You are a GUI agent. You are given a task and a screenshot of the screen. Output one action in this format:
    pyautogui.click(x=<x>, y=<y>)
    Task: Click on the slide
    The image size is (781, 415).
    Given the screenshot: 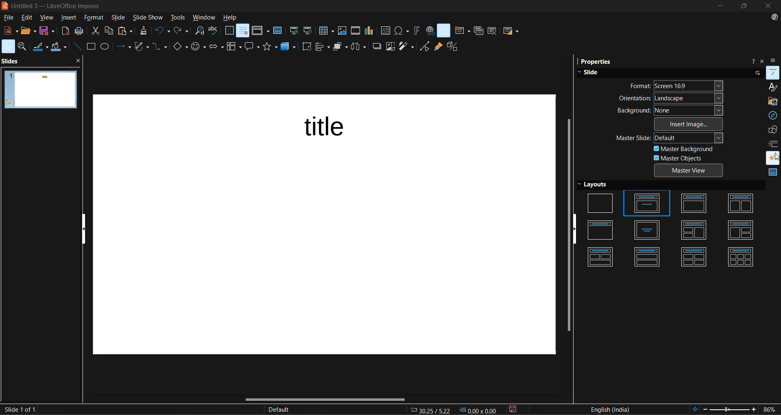 What is the action you would take?
    pyautogui.click(x=588, y=72)
    